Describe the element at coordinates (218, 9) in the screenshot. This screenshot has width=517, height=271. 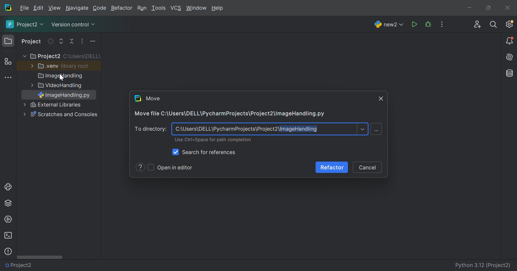
I see `Help` at that location.